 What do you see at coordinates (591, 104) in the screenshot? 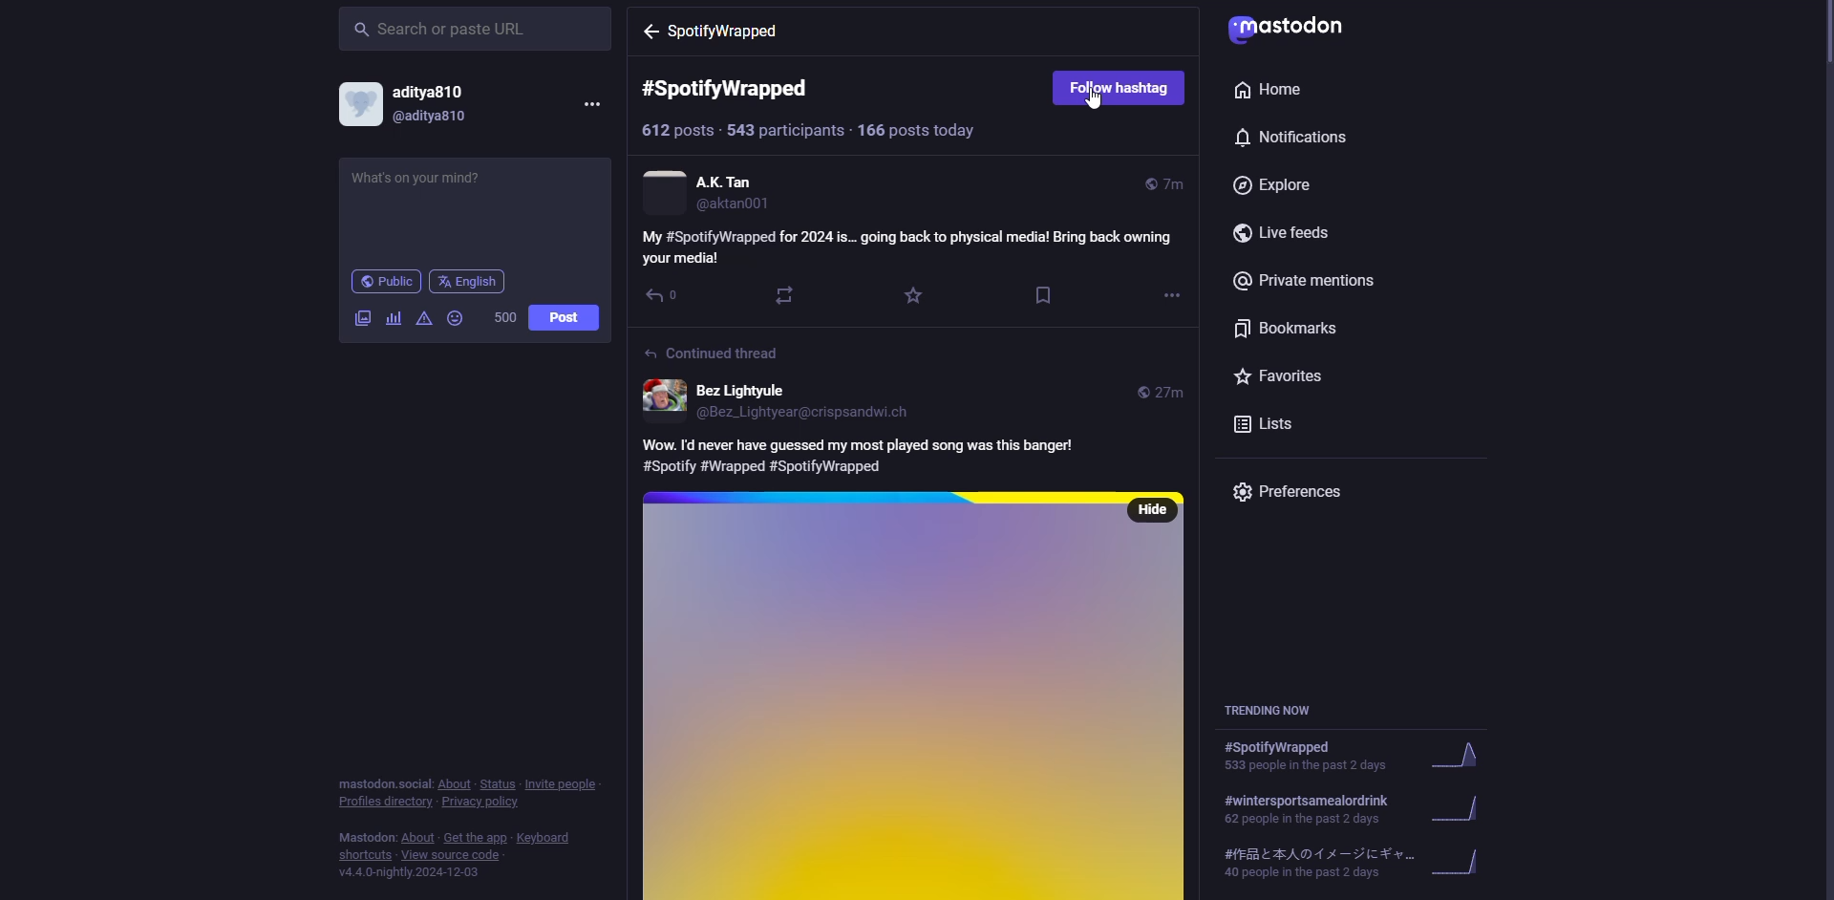
I see `more` at bounding box center [591, 104].